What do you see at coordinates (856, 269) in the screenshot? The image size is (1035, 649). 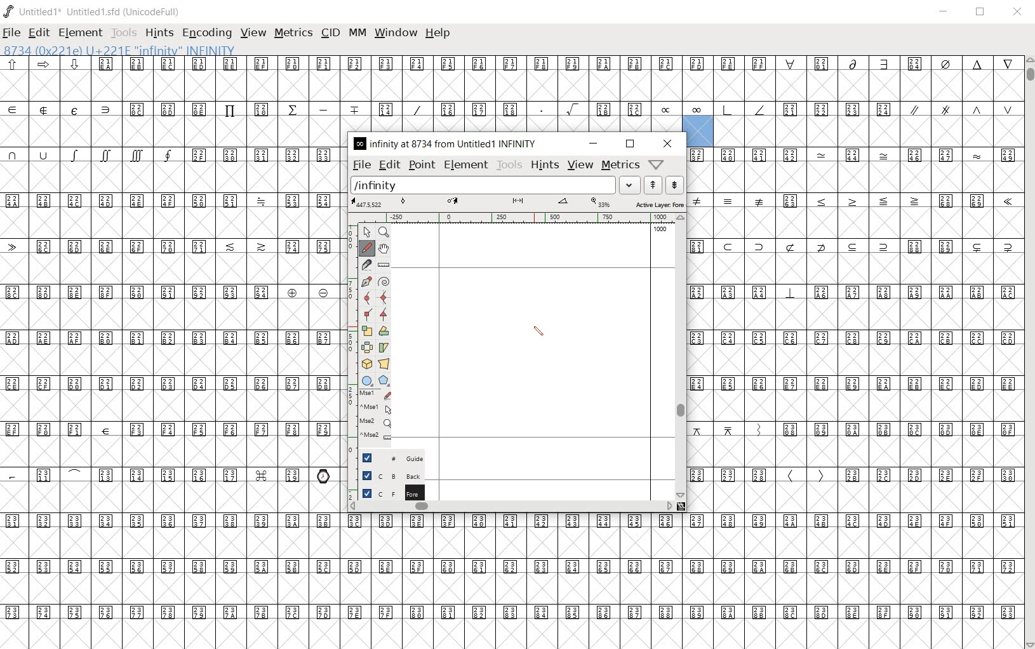 I see `empty glyph slots` at bounding box center [856, 269].